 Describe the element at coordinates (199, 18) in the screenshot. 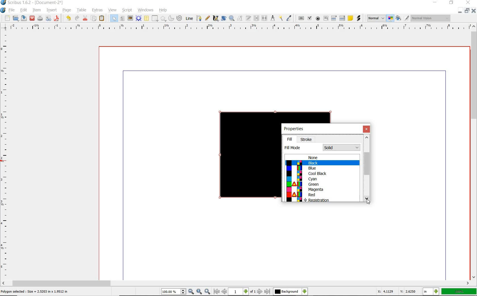

I see `bezier curve` at that location.